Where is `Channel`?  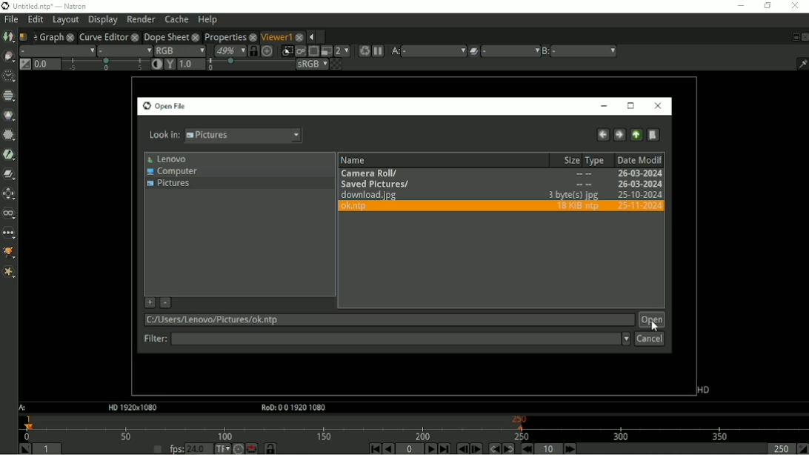 Channel is located at coordinates (9, 96).